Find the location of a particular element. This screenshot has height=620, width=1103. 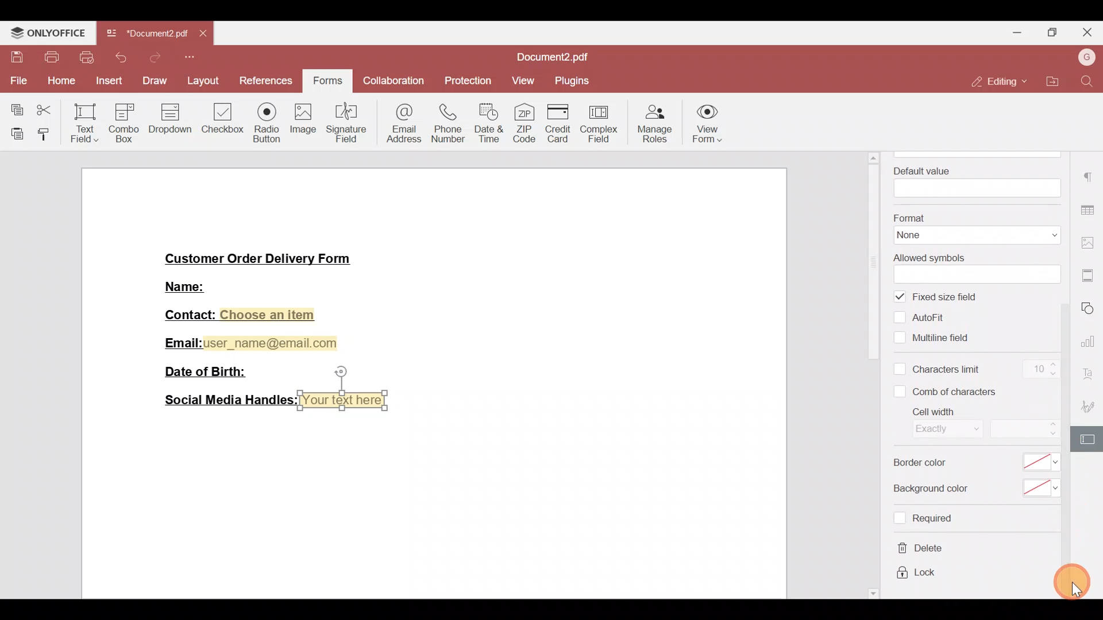

Protection is located at coordinates (465, 82).